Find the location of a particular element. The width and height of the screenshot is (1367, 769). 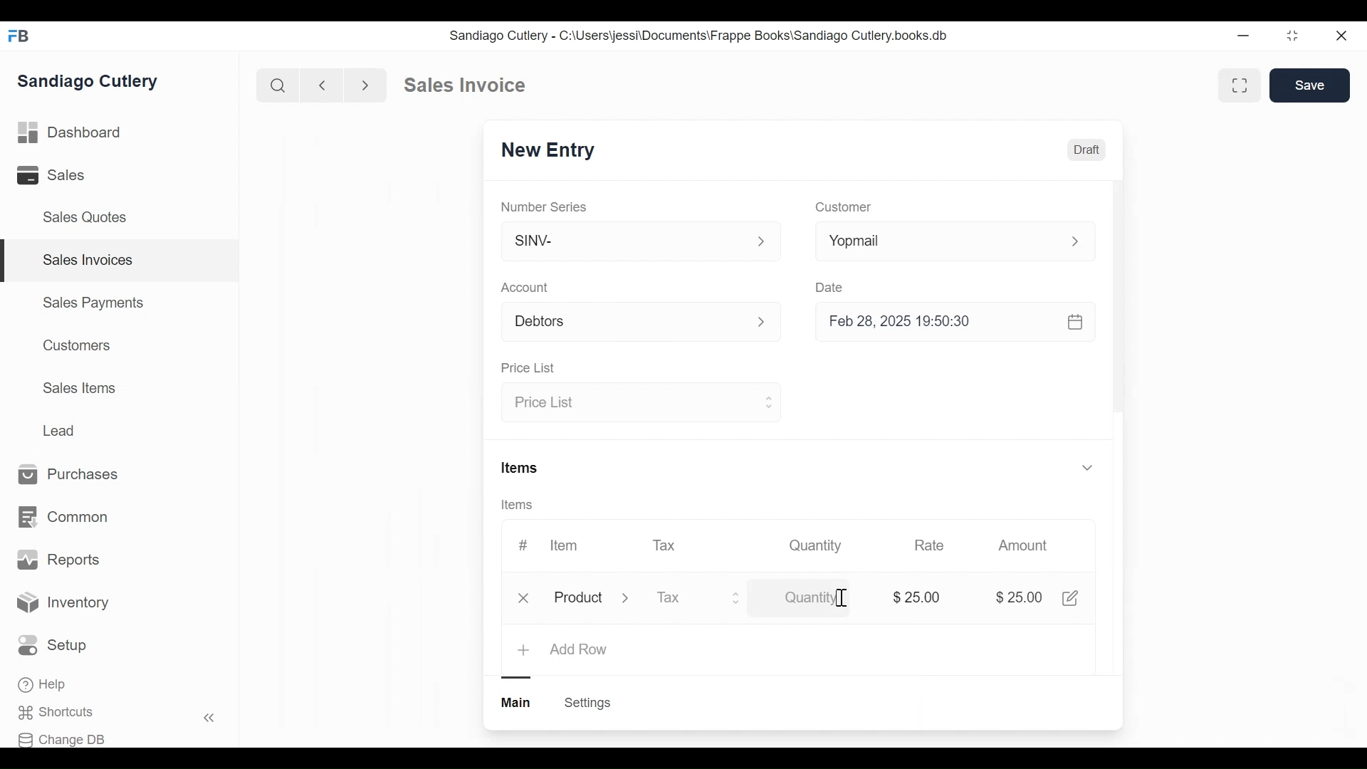

main is located at coordinates (518, 703).